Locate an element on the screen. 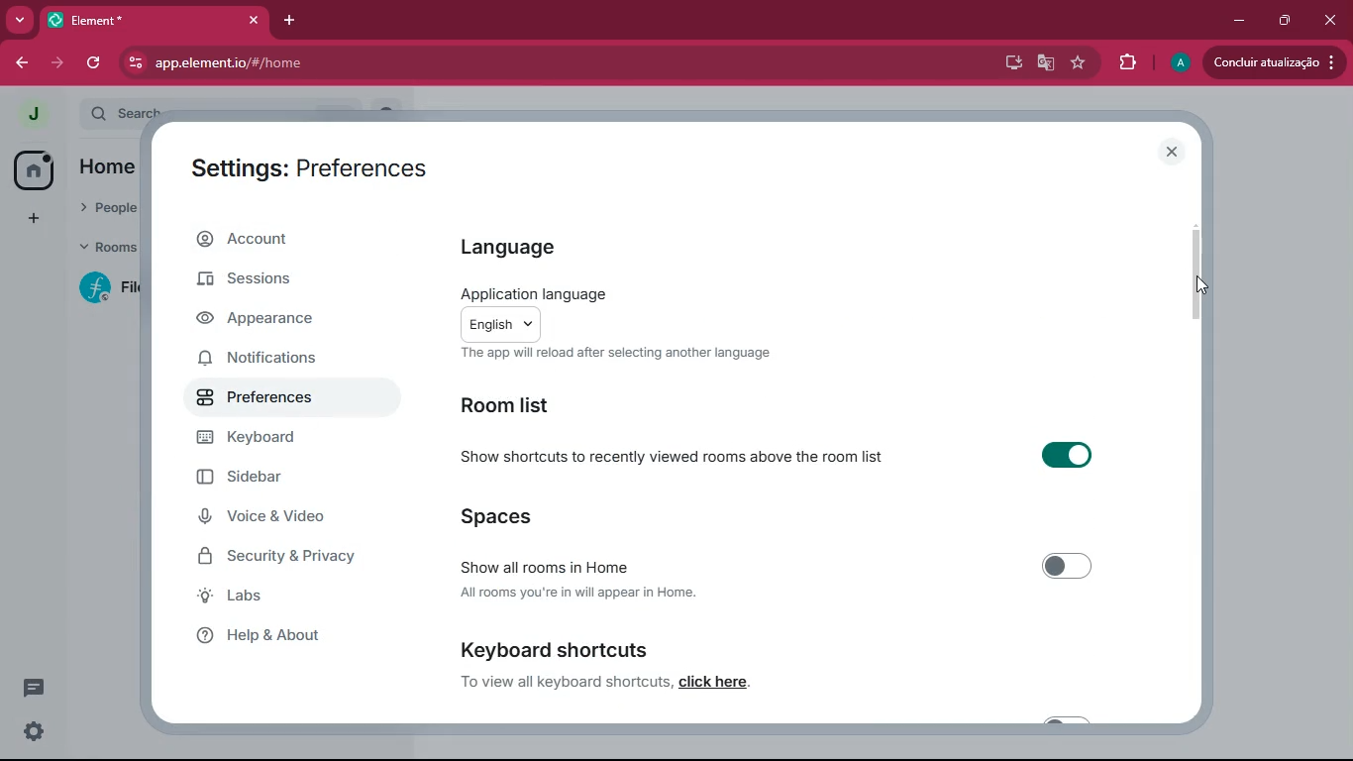 This screenshot has height=761, width=1353. google translate is located at coordinates (1044, 63).